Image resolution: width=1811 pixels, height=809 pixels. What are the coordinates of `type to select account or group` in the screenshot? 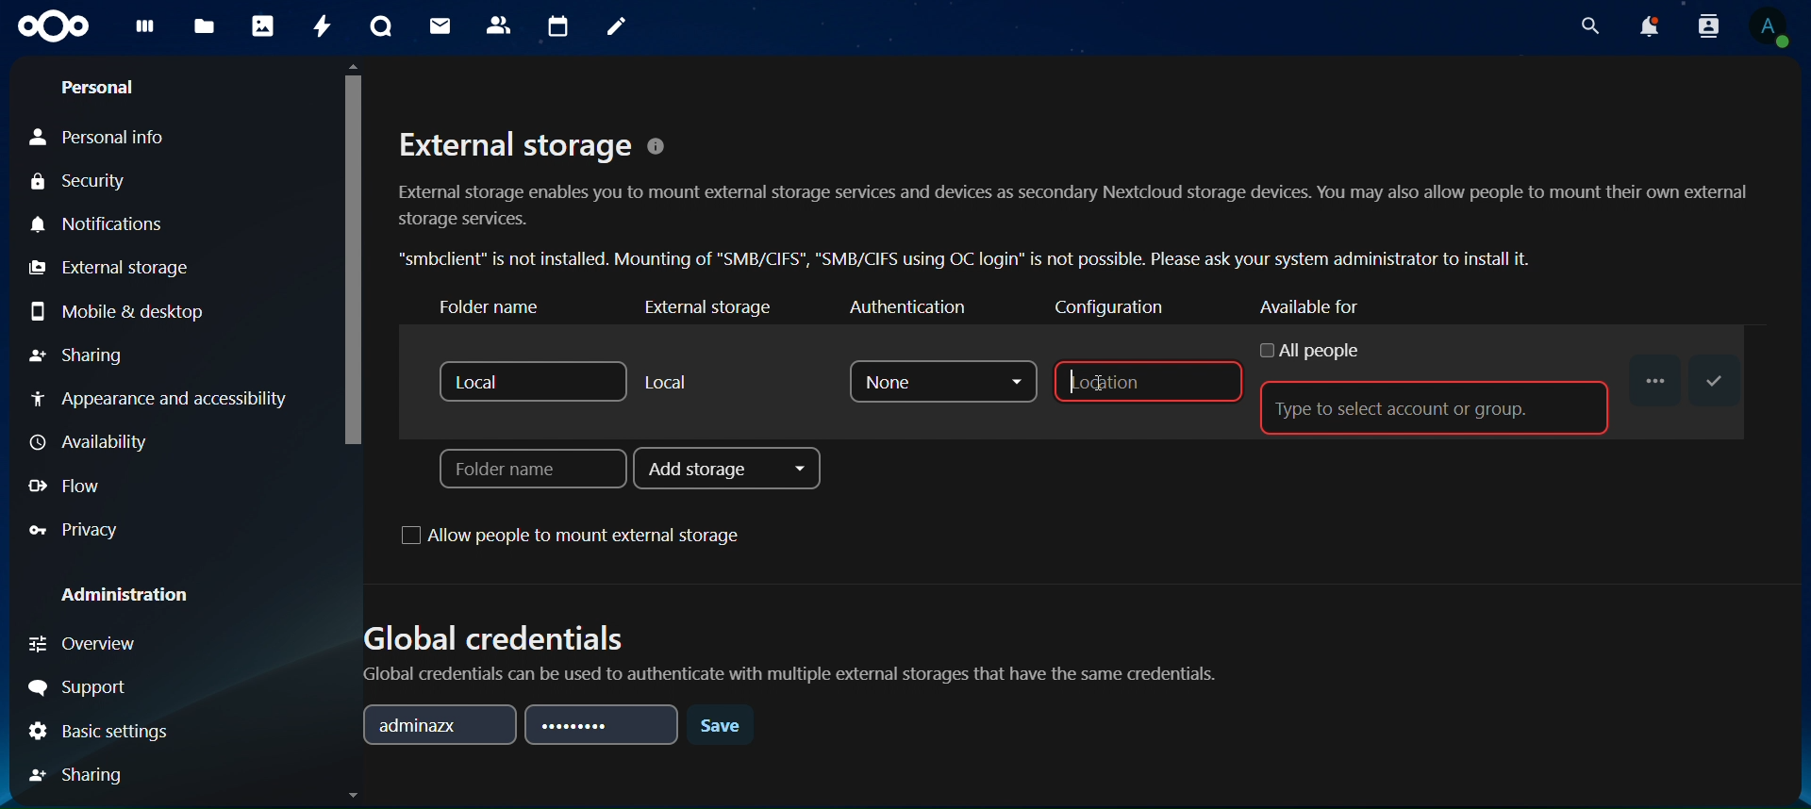 It's located at (1431, 409).